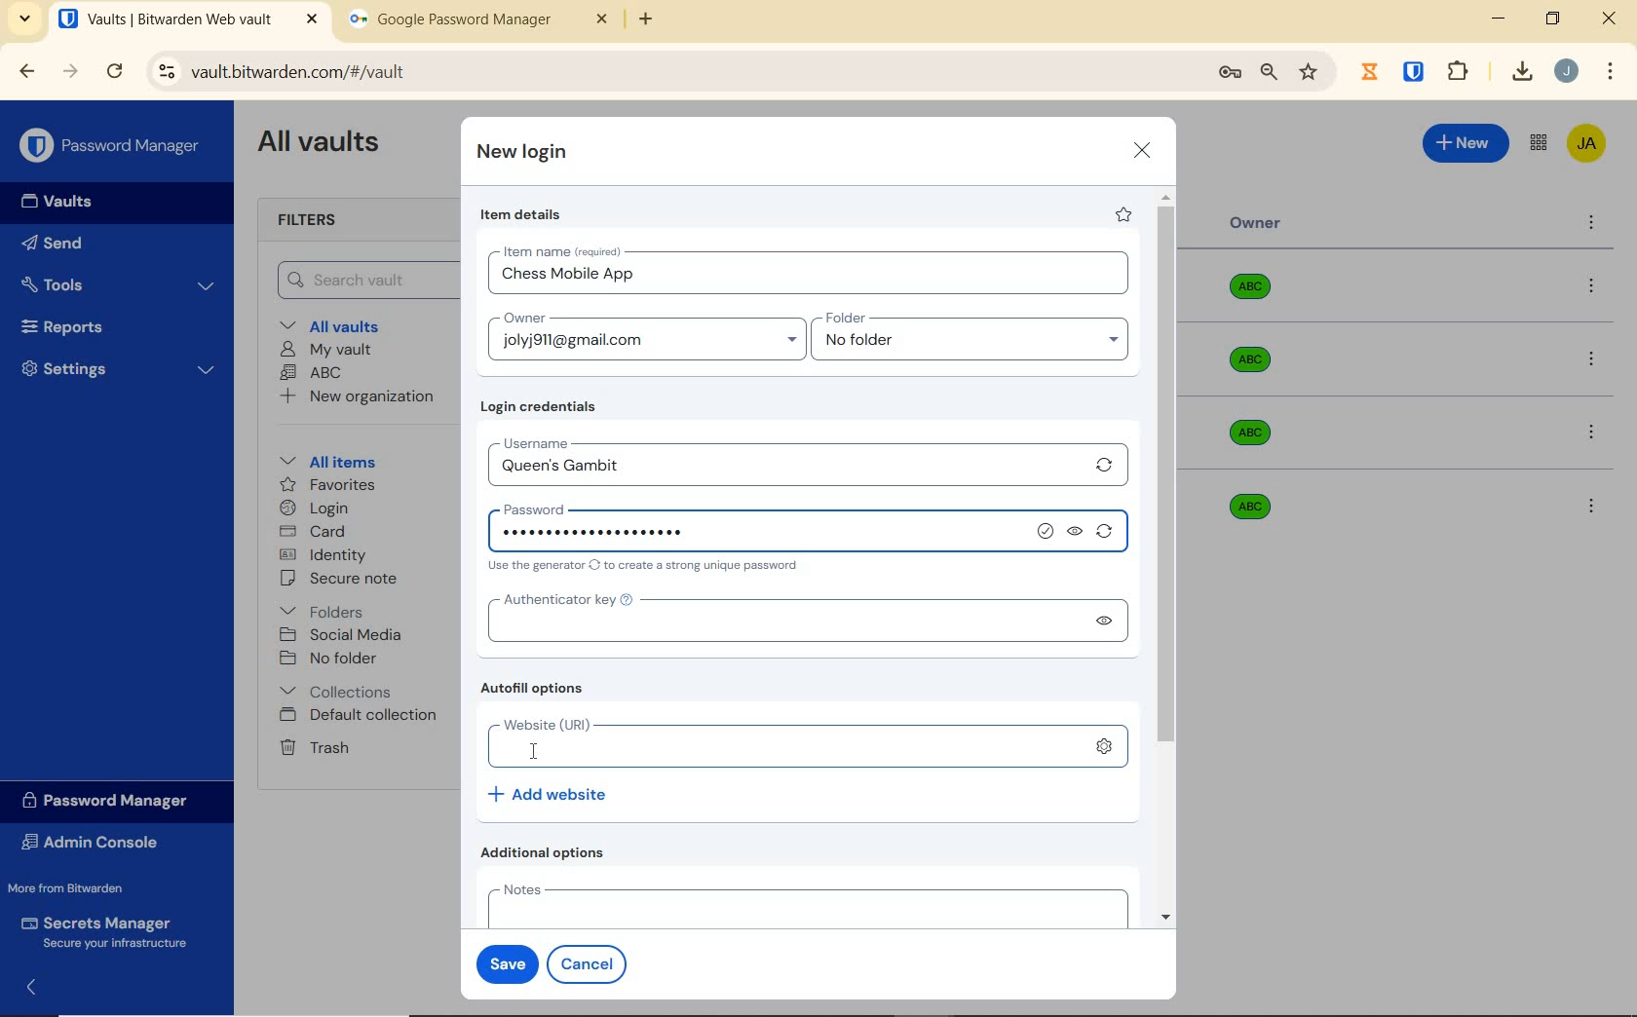  Describe the element at coordinates (1168, 557) in the screenshot. I see `scrollbar` at that location.